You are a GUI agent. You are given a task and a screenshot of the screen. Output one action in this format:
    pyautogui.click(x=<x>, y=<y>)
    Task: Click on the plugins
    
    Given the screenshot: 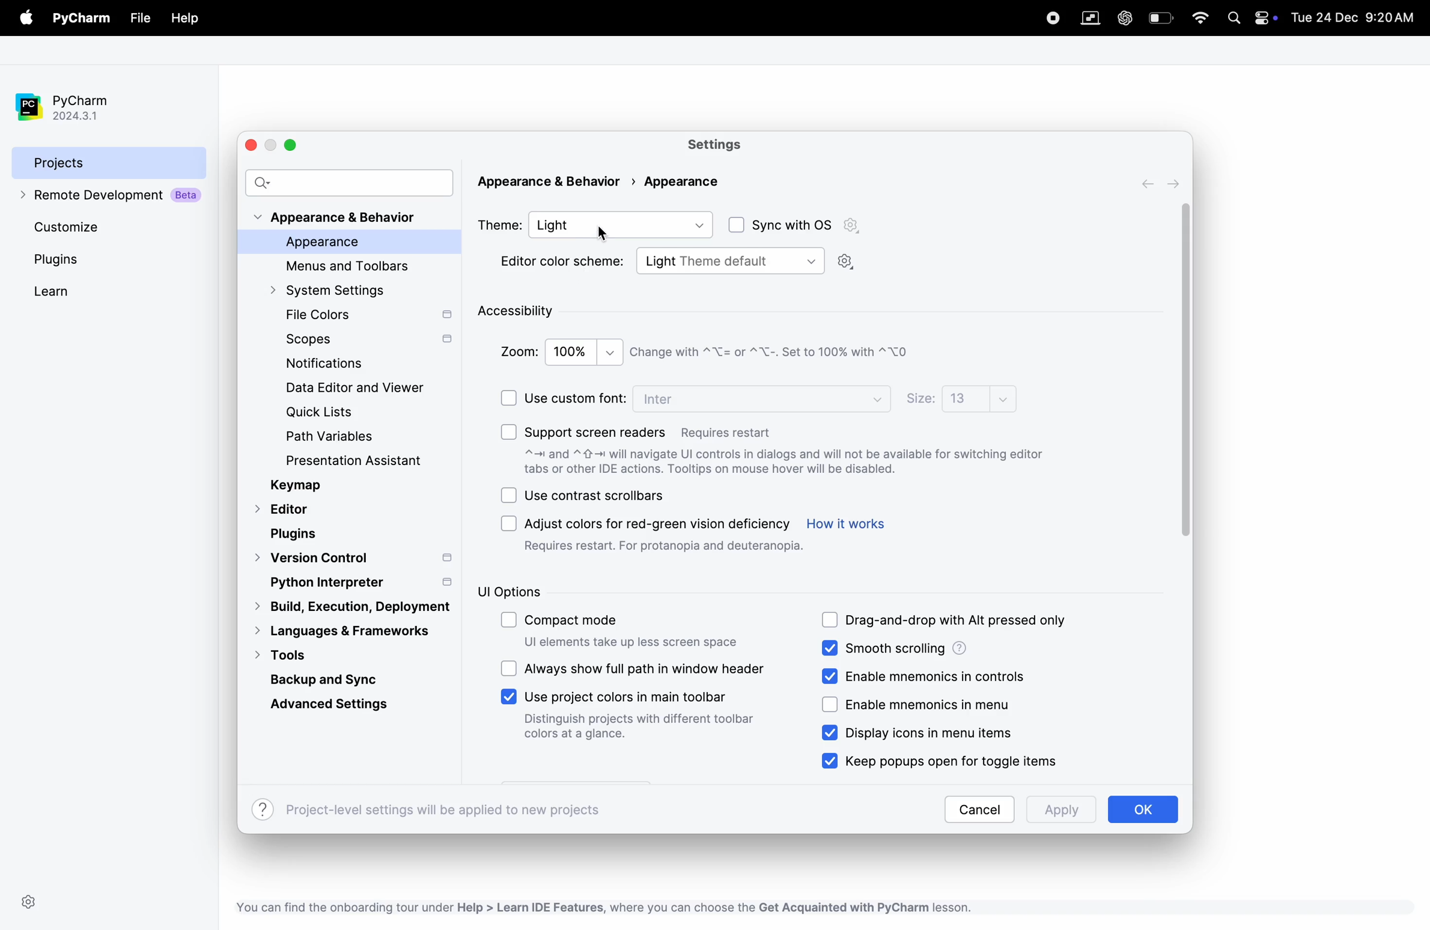 What is the action you would take?
    pyautogui.click(x=298, y=534)
    